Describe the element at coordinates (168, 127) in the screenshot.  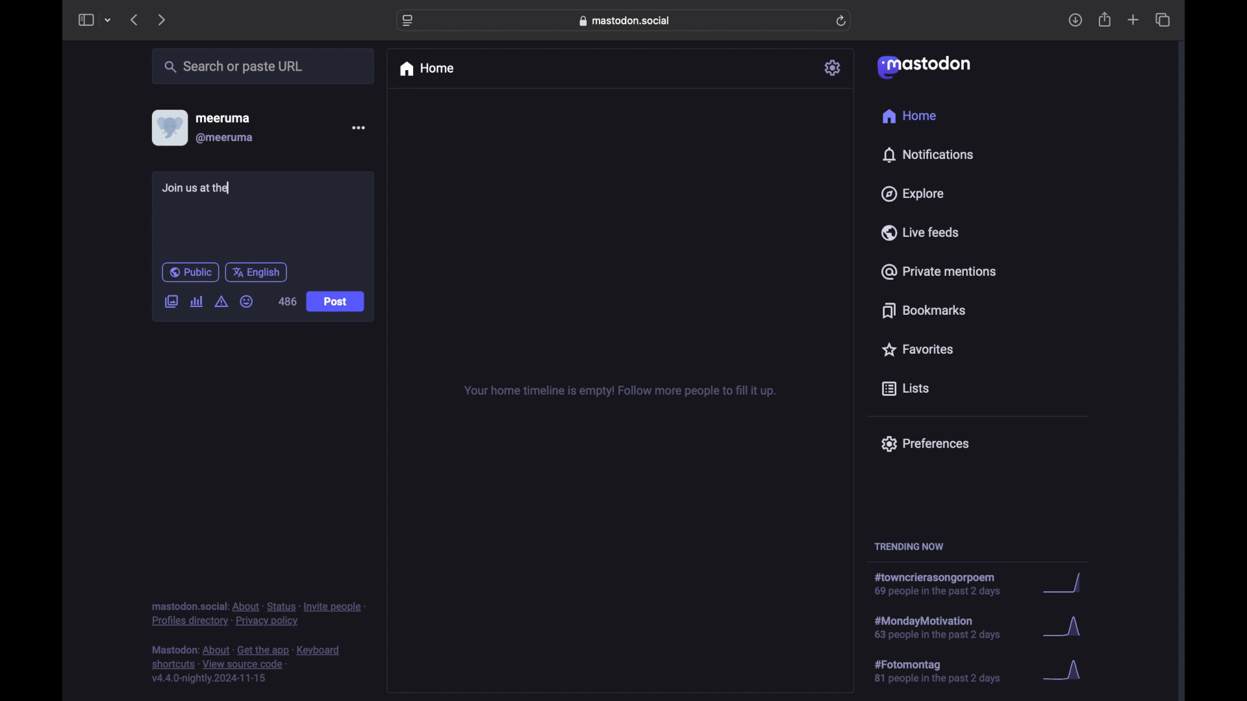
I see `display picture` at that location.